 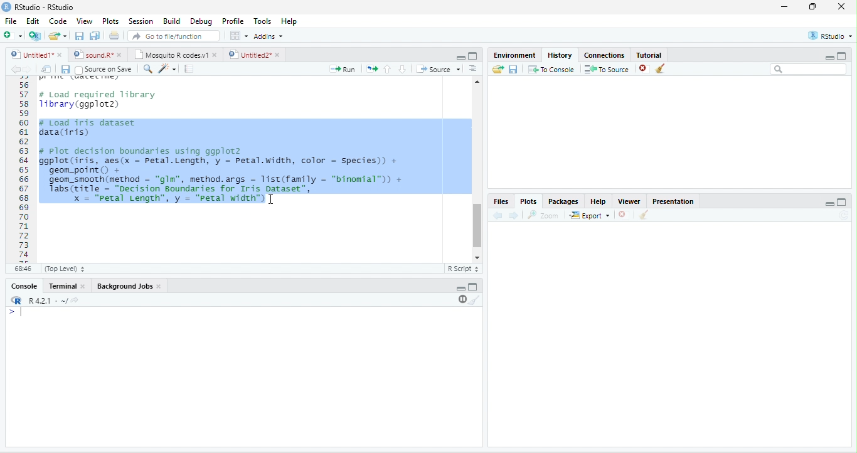 I want to click on minimize, so click(x=785, y=6).